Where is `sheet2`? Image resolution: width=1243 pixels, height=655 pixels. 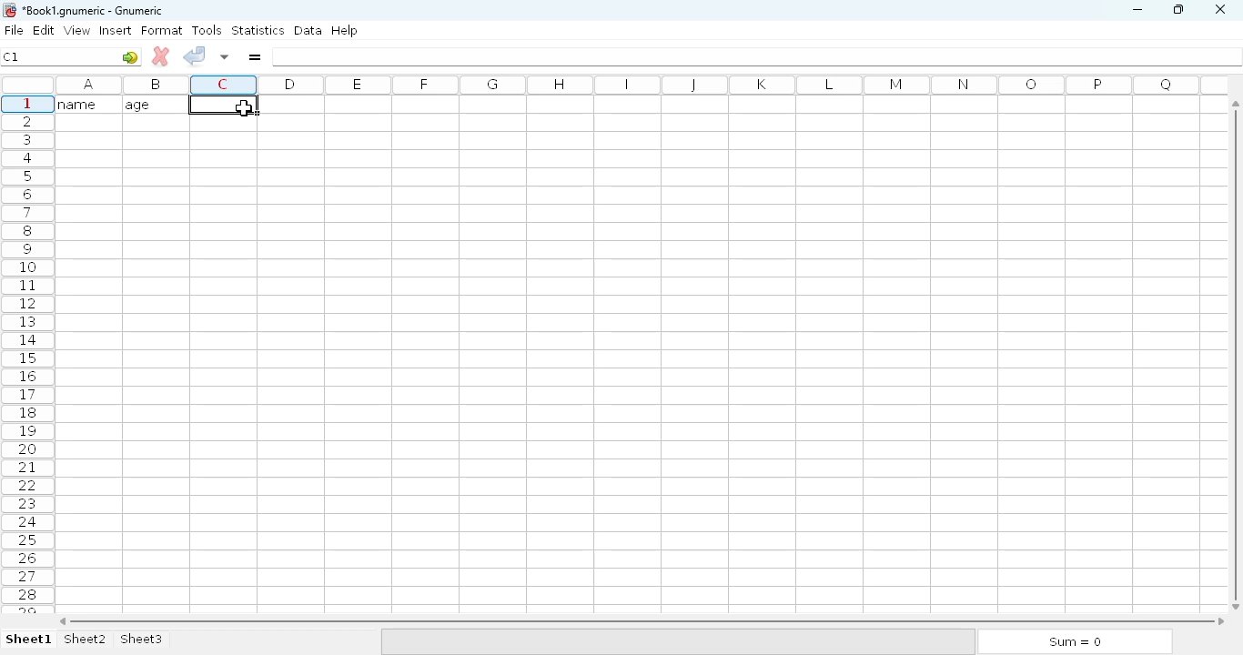
sheet2 is located at coordinates (86, 640).